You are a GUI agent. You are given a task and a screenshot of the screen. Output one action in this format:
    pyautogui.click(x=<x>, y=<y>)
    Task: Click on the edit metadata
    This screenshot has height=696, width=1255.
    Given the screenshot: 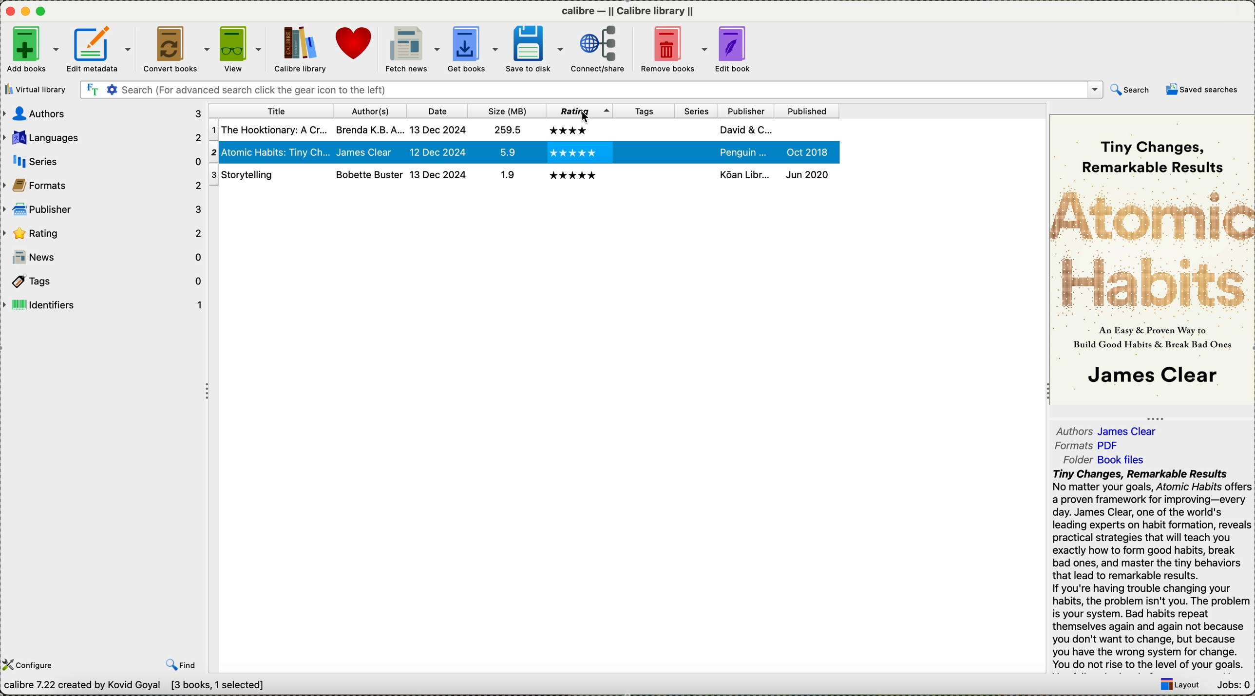 What is the action you would take?
    pyautogui.click(x=100, y=50)
    